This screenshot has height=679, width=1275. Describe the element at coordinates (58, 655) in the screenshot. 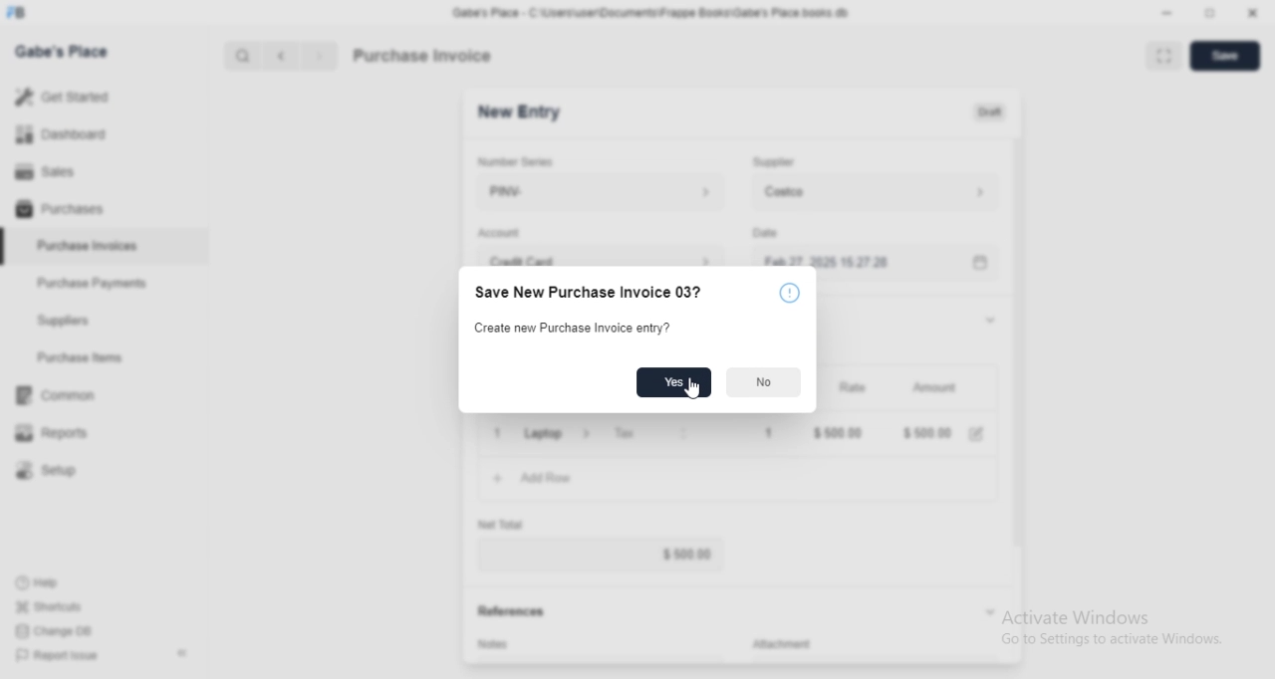

I see `Report Issue` at that location.